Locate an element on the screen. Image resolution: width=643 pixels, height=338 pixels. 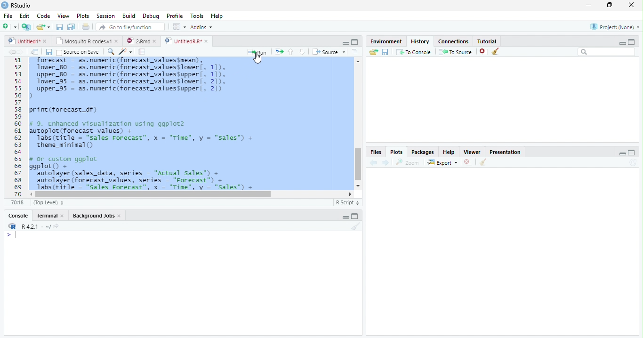
Packages is located at coordinates (423, 153).